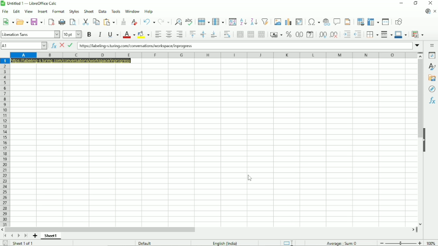 Image resolution: width=438 pixels, height=246 pixels. Describe the element at coordinates (299, 34) in the screenshot. I see `Format as number` at that location.